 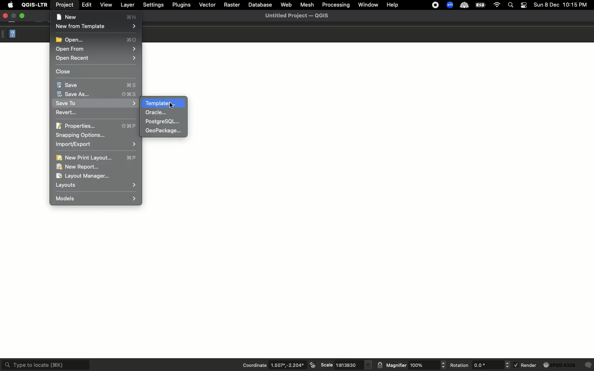 I want to click on Plugins, so click(x=182, y=5).